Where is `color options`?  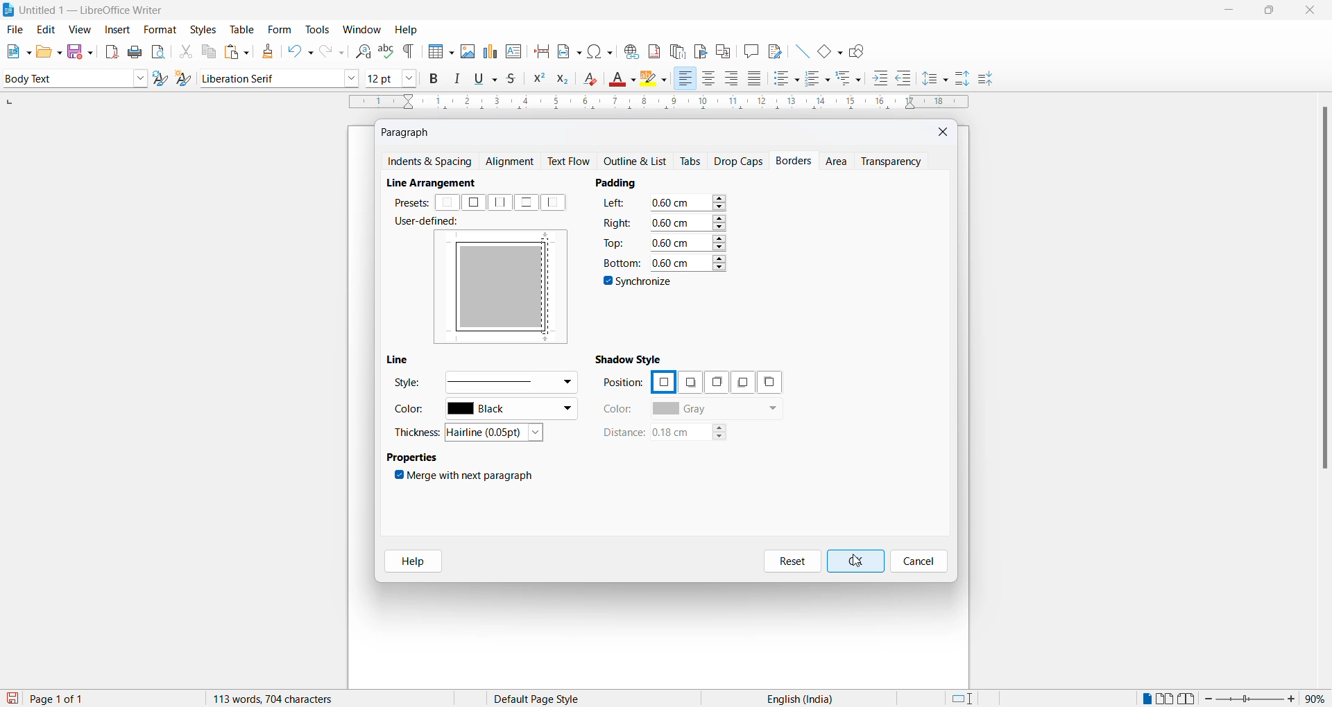 color options is located at coordinates (511, 410).